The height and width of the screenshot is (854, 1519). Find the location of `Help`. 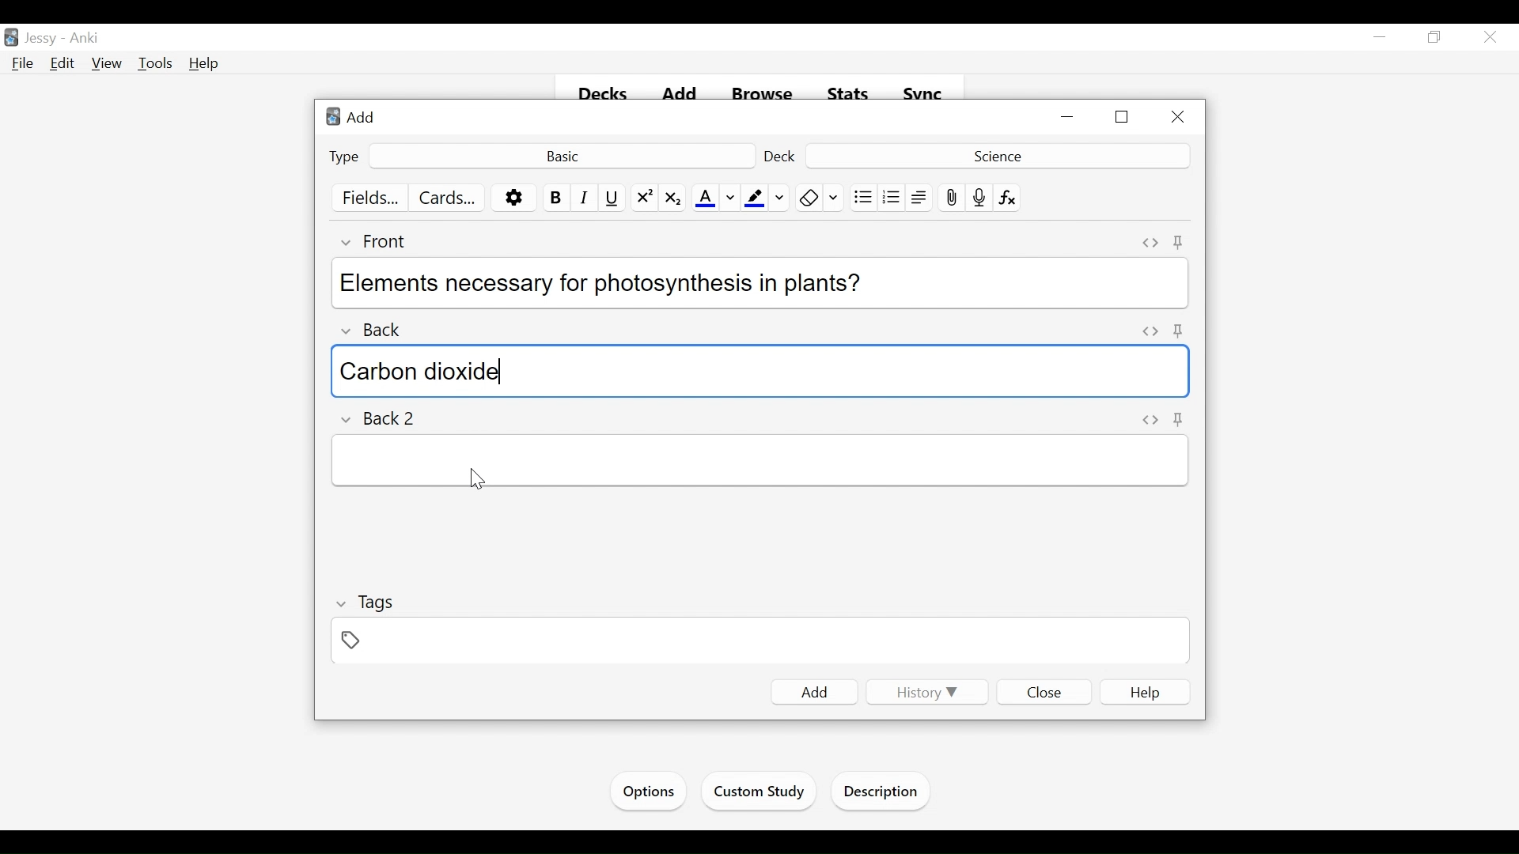

Help is located at coordinates (205, 63).